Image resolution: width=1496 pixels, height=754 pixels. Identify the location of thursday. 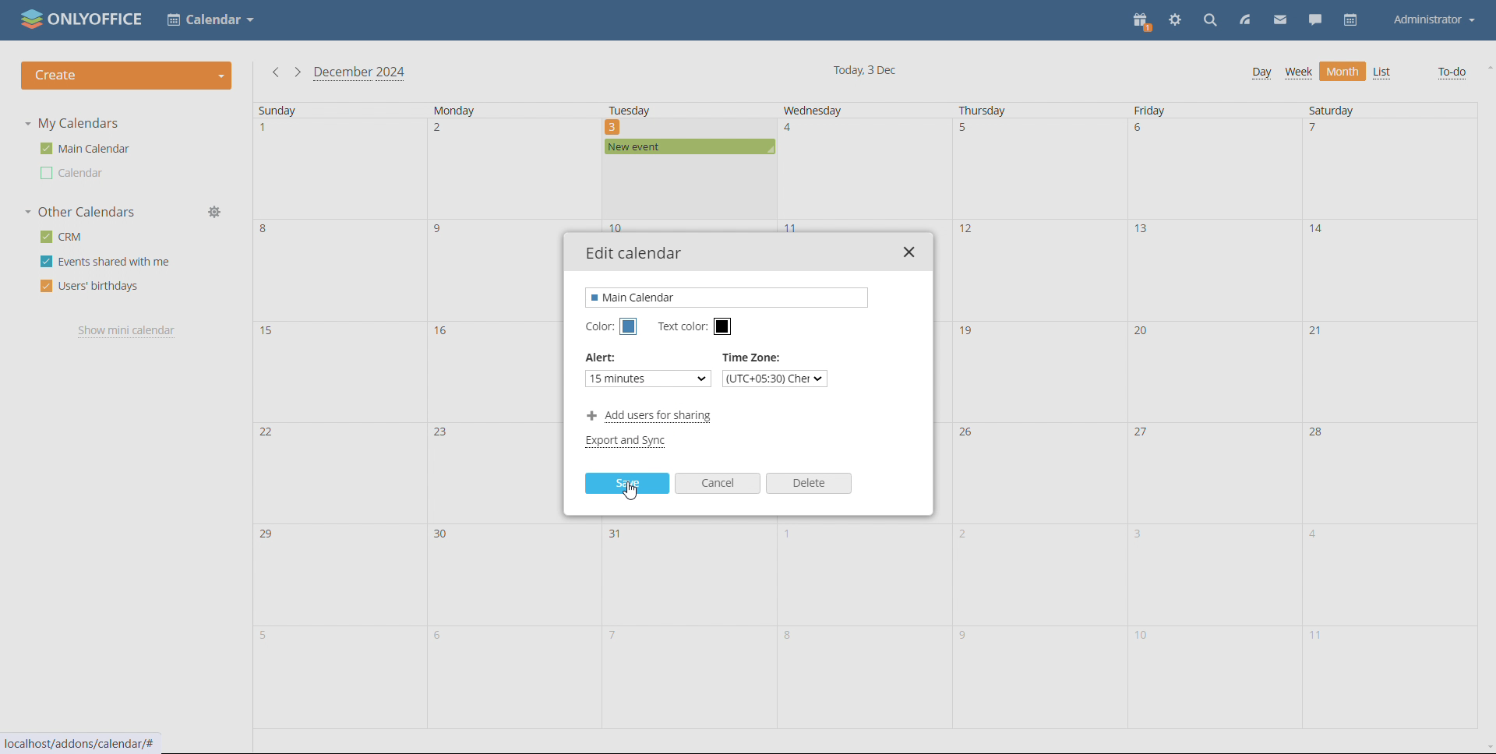
(997, 111).